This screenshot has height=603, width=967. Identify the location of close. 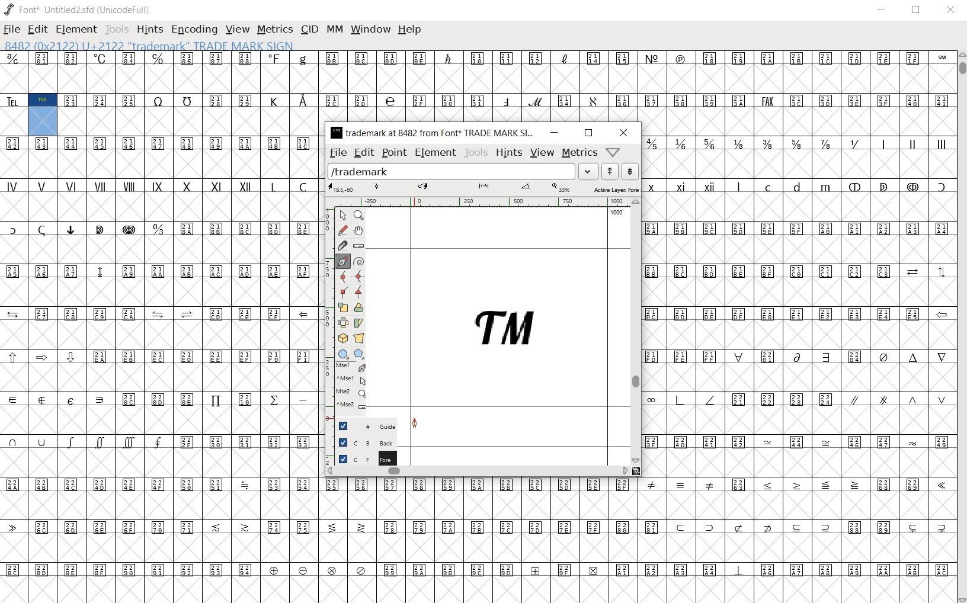
(623, 132).